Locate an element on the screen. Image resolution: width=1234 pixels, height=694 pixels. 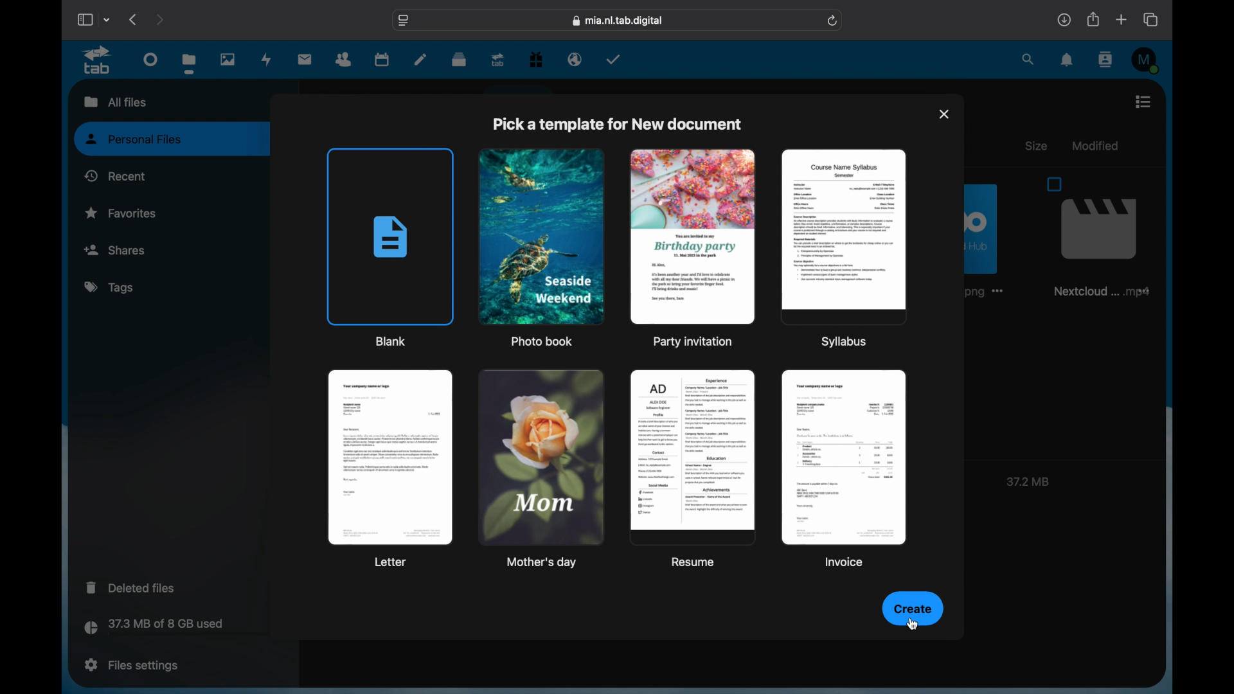
37.2 MB is located at coordinates (1026, 483).